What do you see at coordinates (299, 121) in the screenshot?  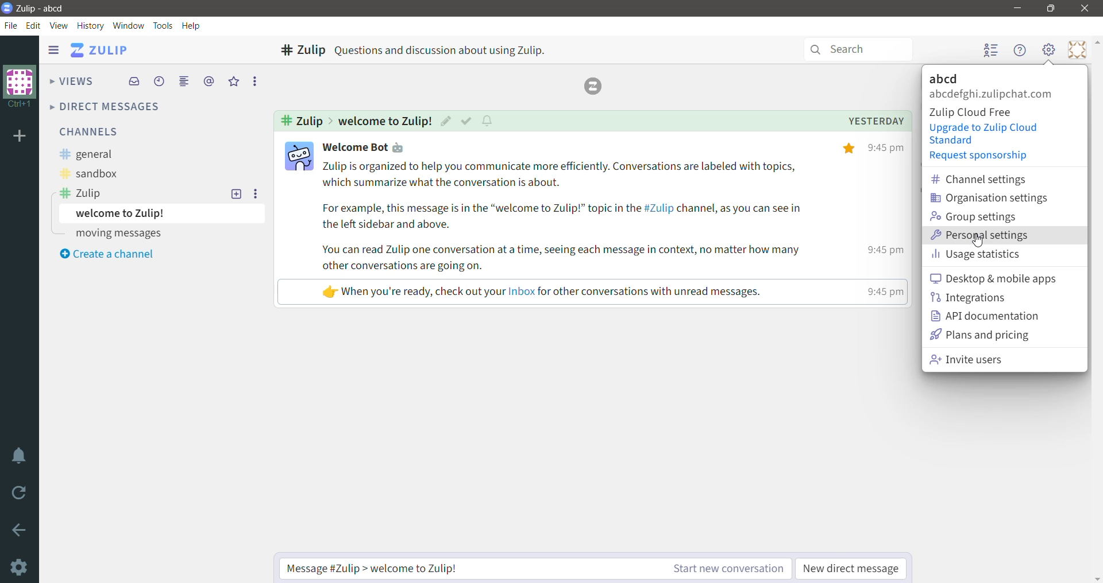 I see `Selected Channel` at bounding box center [299, 121].